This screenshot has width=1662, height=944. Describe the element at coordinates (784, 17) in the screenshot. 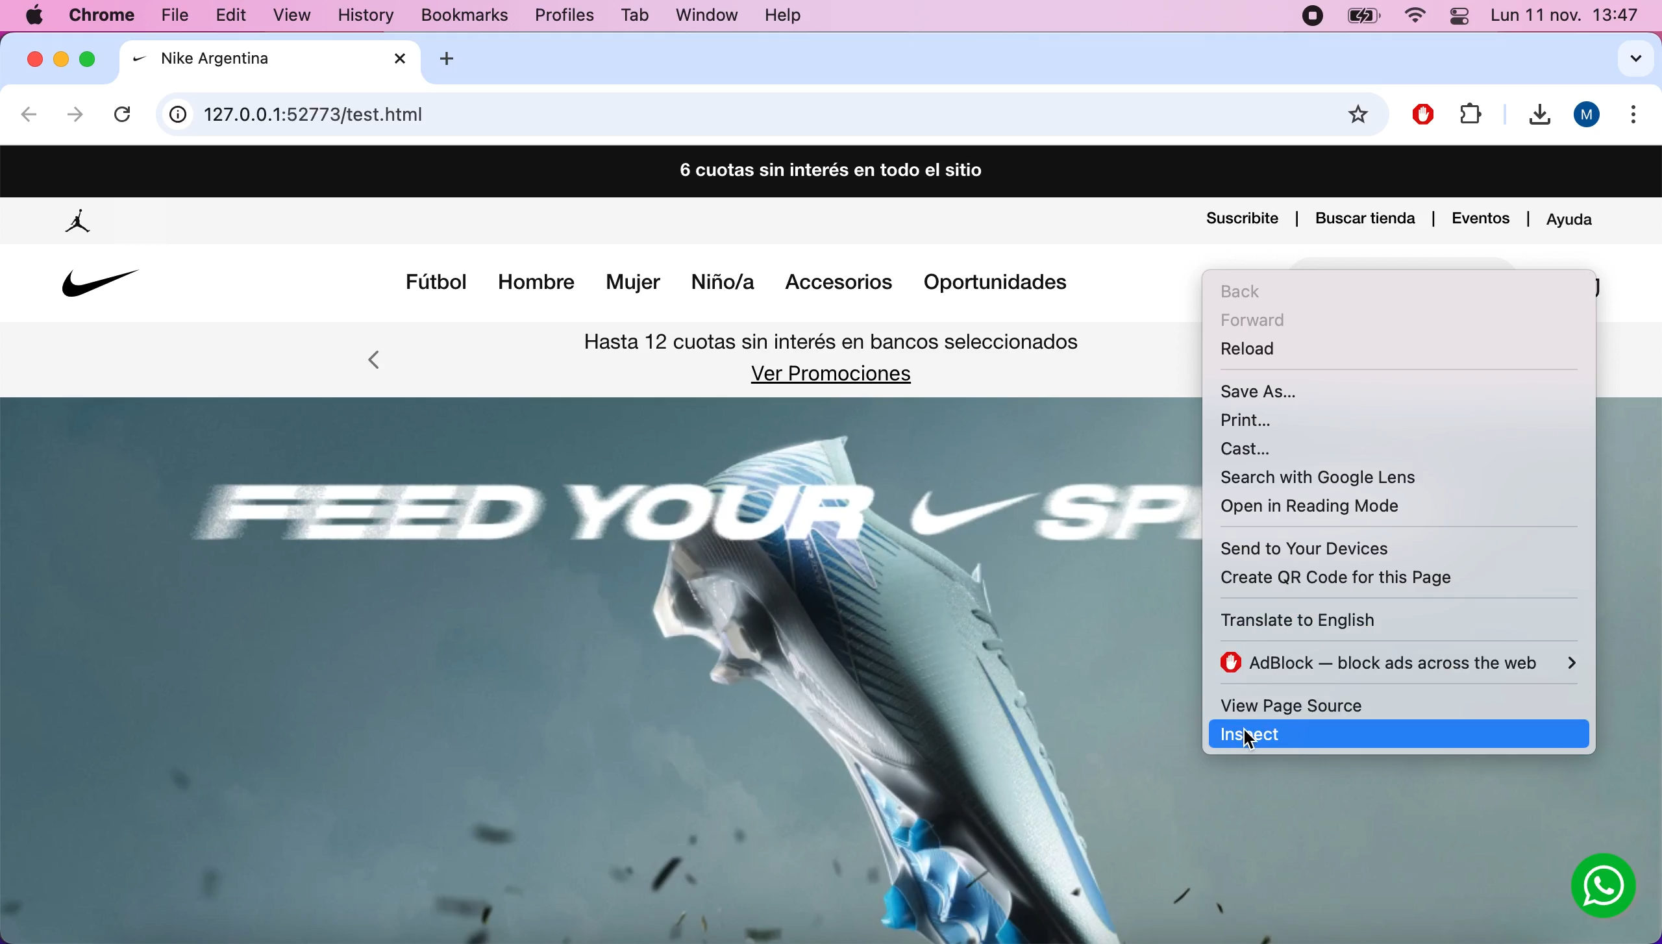

I see `Help` at that location.